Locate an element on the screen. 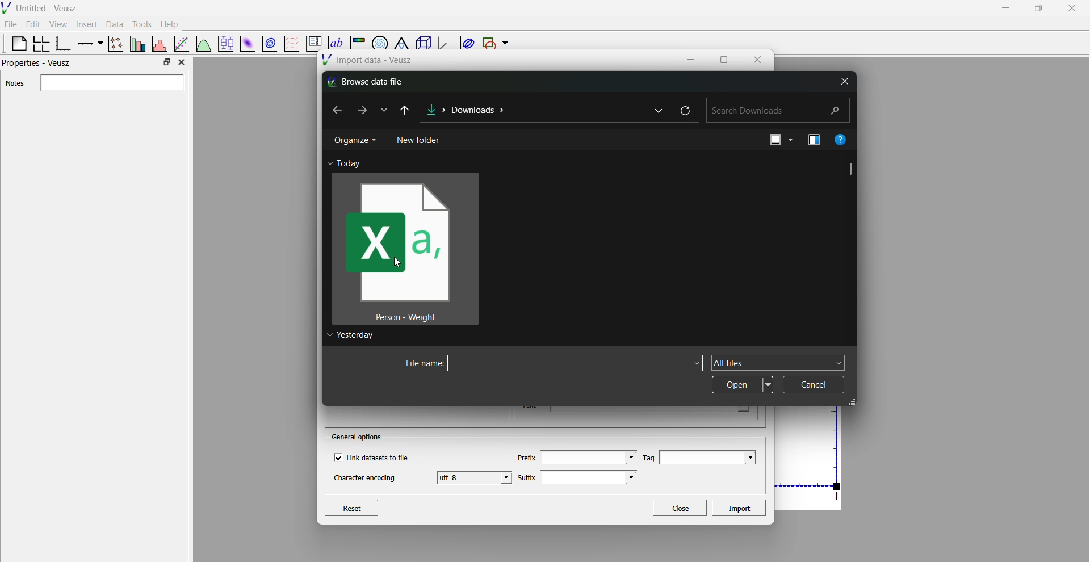  minimize is located at coordinates (1004, 7).